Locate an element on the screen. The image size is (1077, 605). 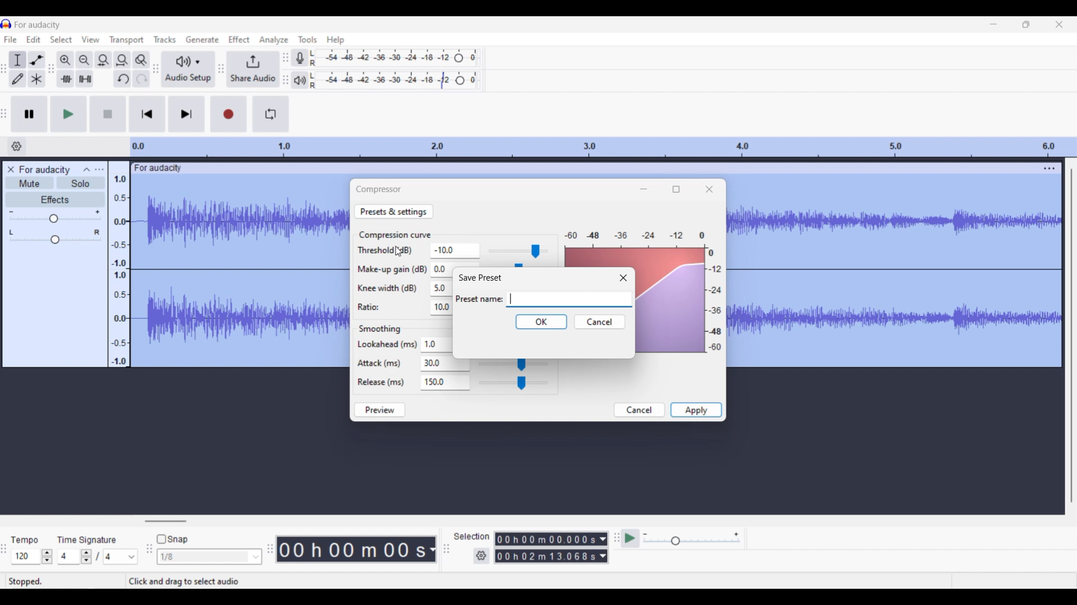
Tracks is located at coordinates (164, 39).